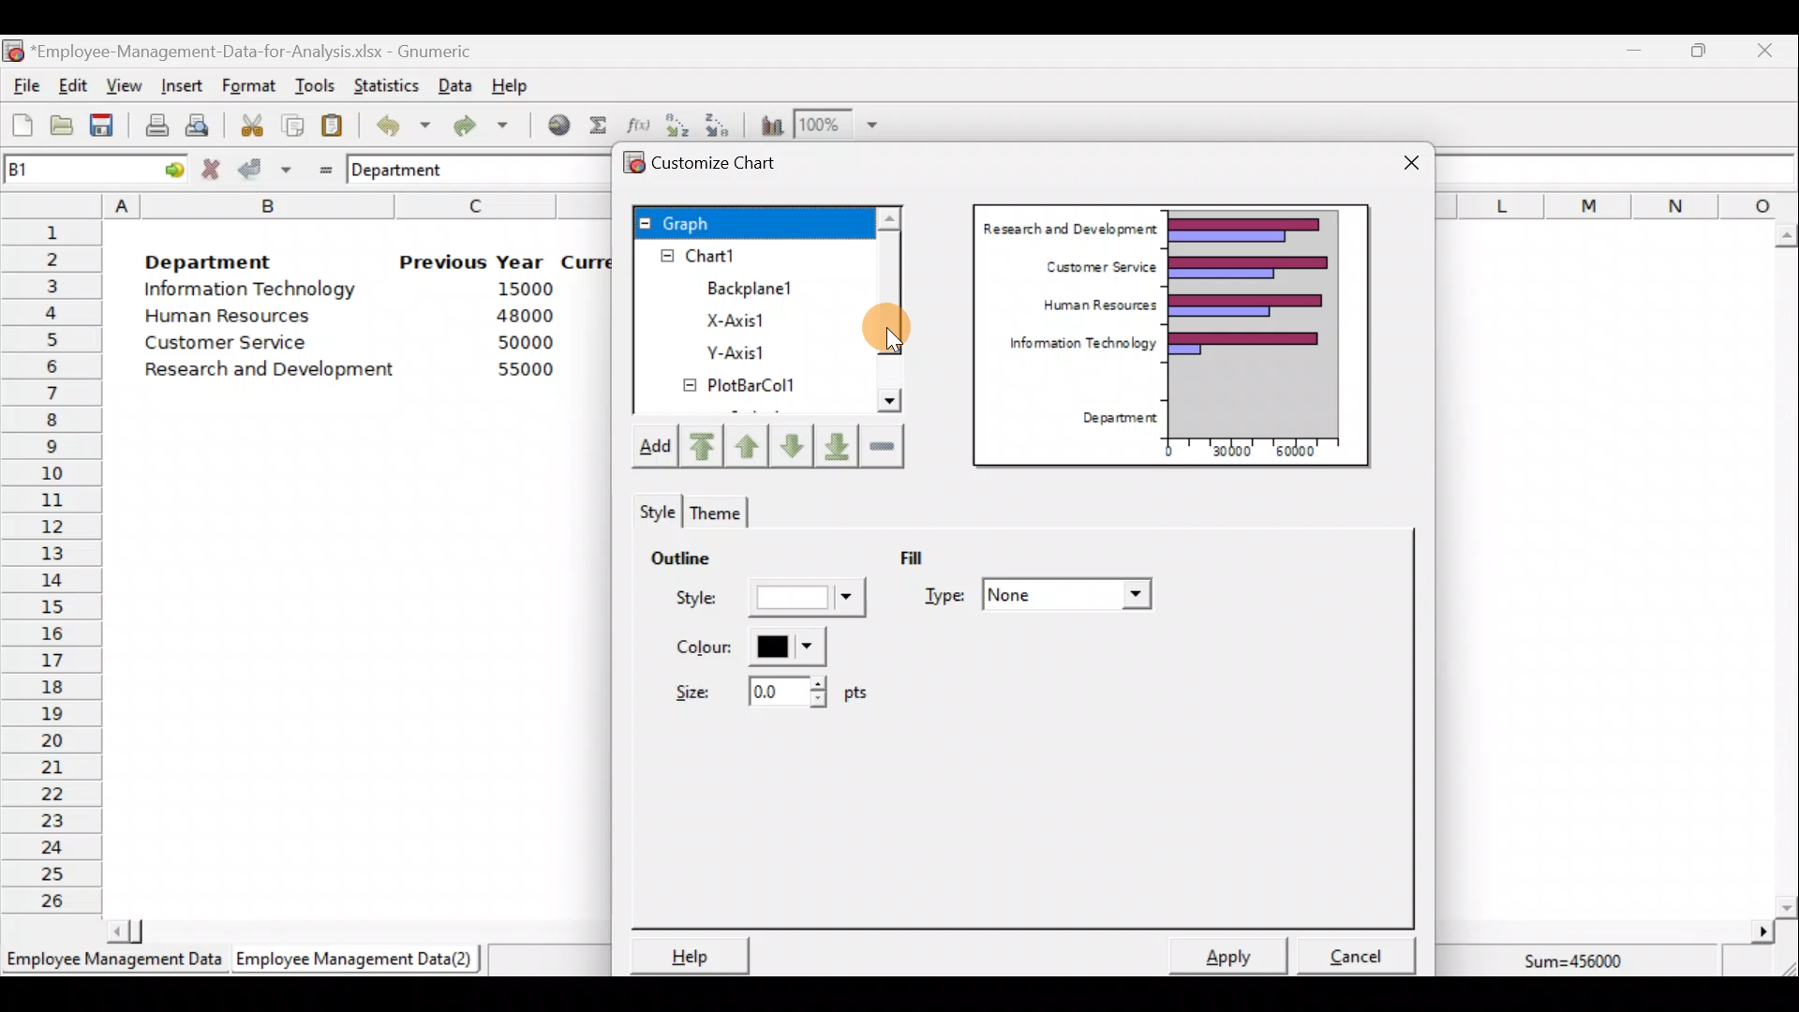 This screenshot has height=1012, width=1799. I want to click on Sort in descending order, so click(719, 124).